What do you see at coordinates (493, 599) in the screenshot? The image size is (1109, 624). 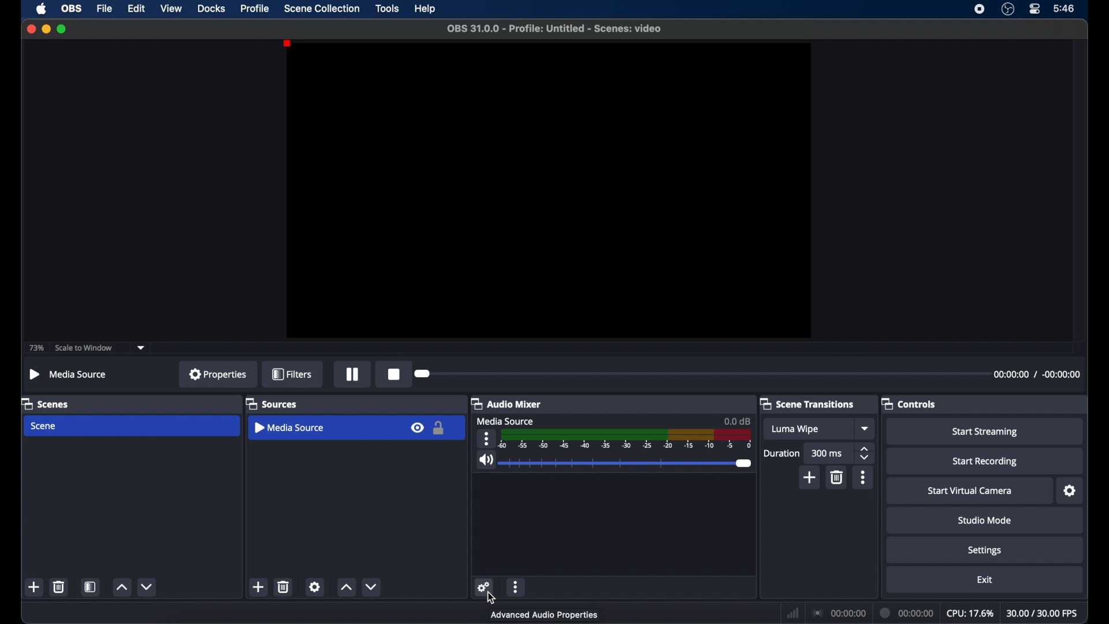 I see `cursor` at bounding box center [493, 599].